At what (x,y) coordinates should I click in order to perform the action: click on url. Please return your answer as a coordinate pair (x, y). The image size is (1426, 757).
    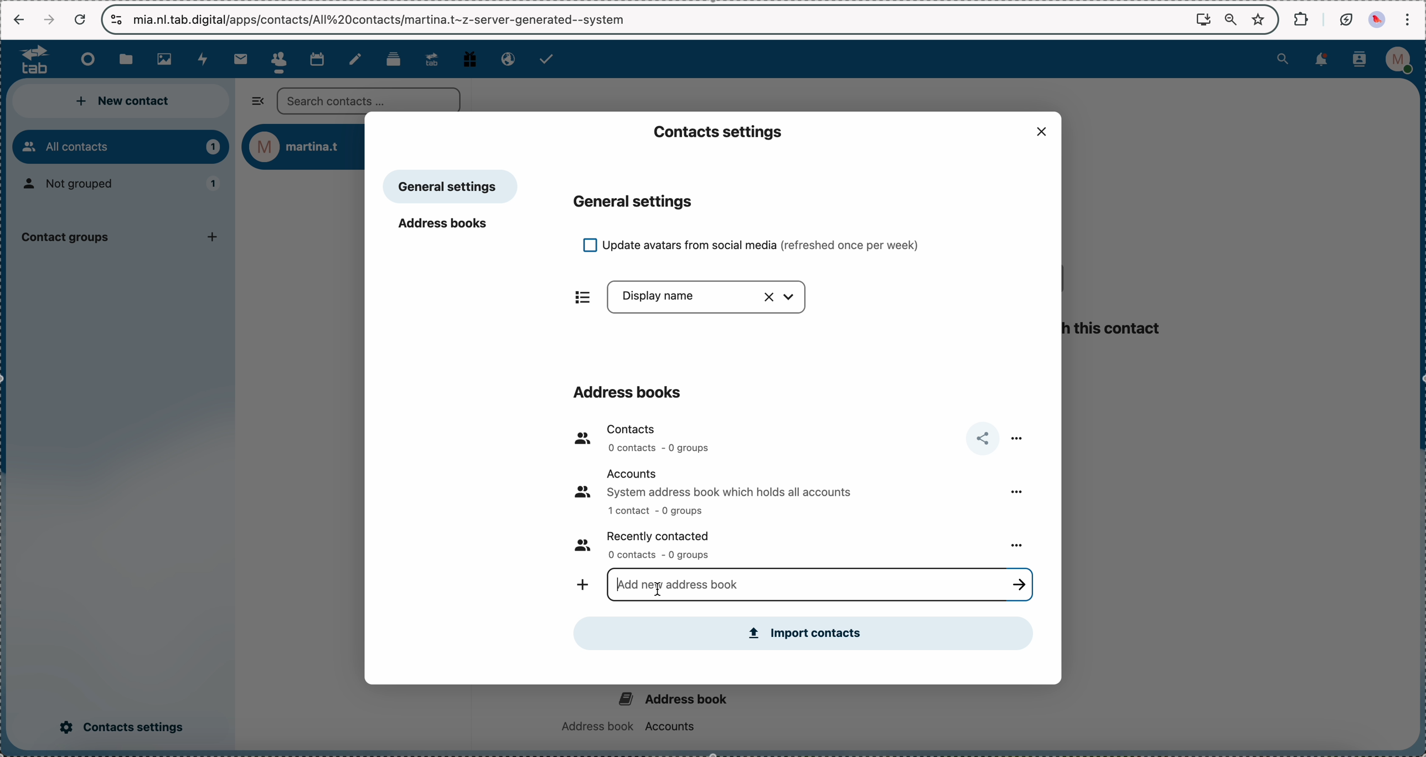
    Looking at the image, I should click on (232, 21).